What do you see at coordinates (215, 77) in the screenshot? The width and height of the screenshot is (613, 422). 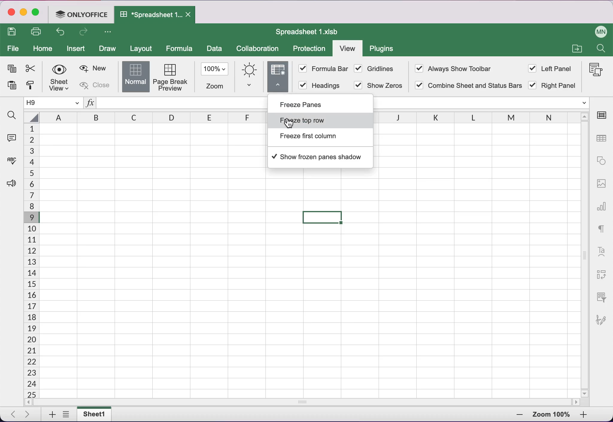 I see `zoom` at bounding box center [215, 77].